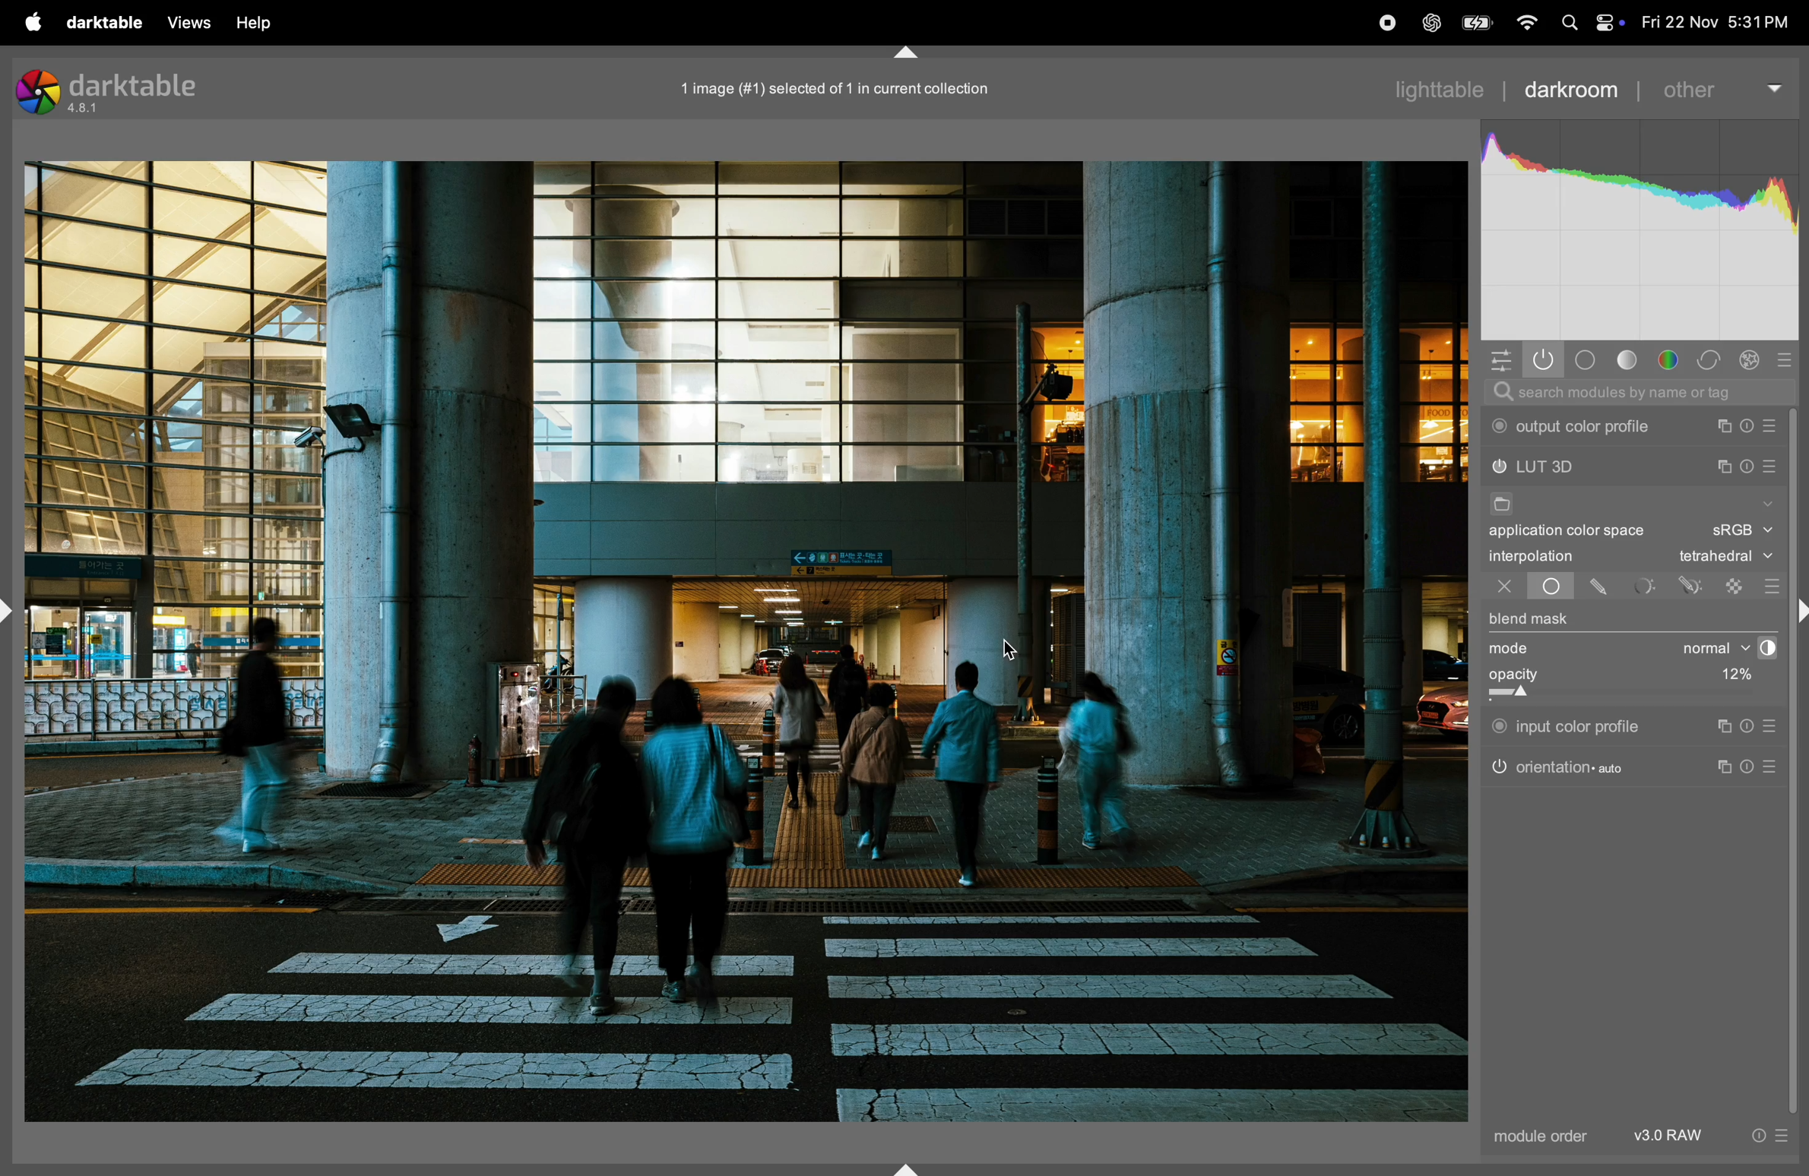 The width and height of the screenshot is (1809, 1176). What do you see at coordinates (1580, 533) in the screenshot?
I see `application color space` at bounding box center [1580, 533].